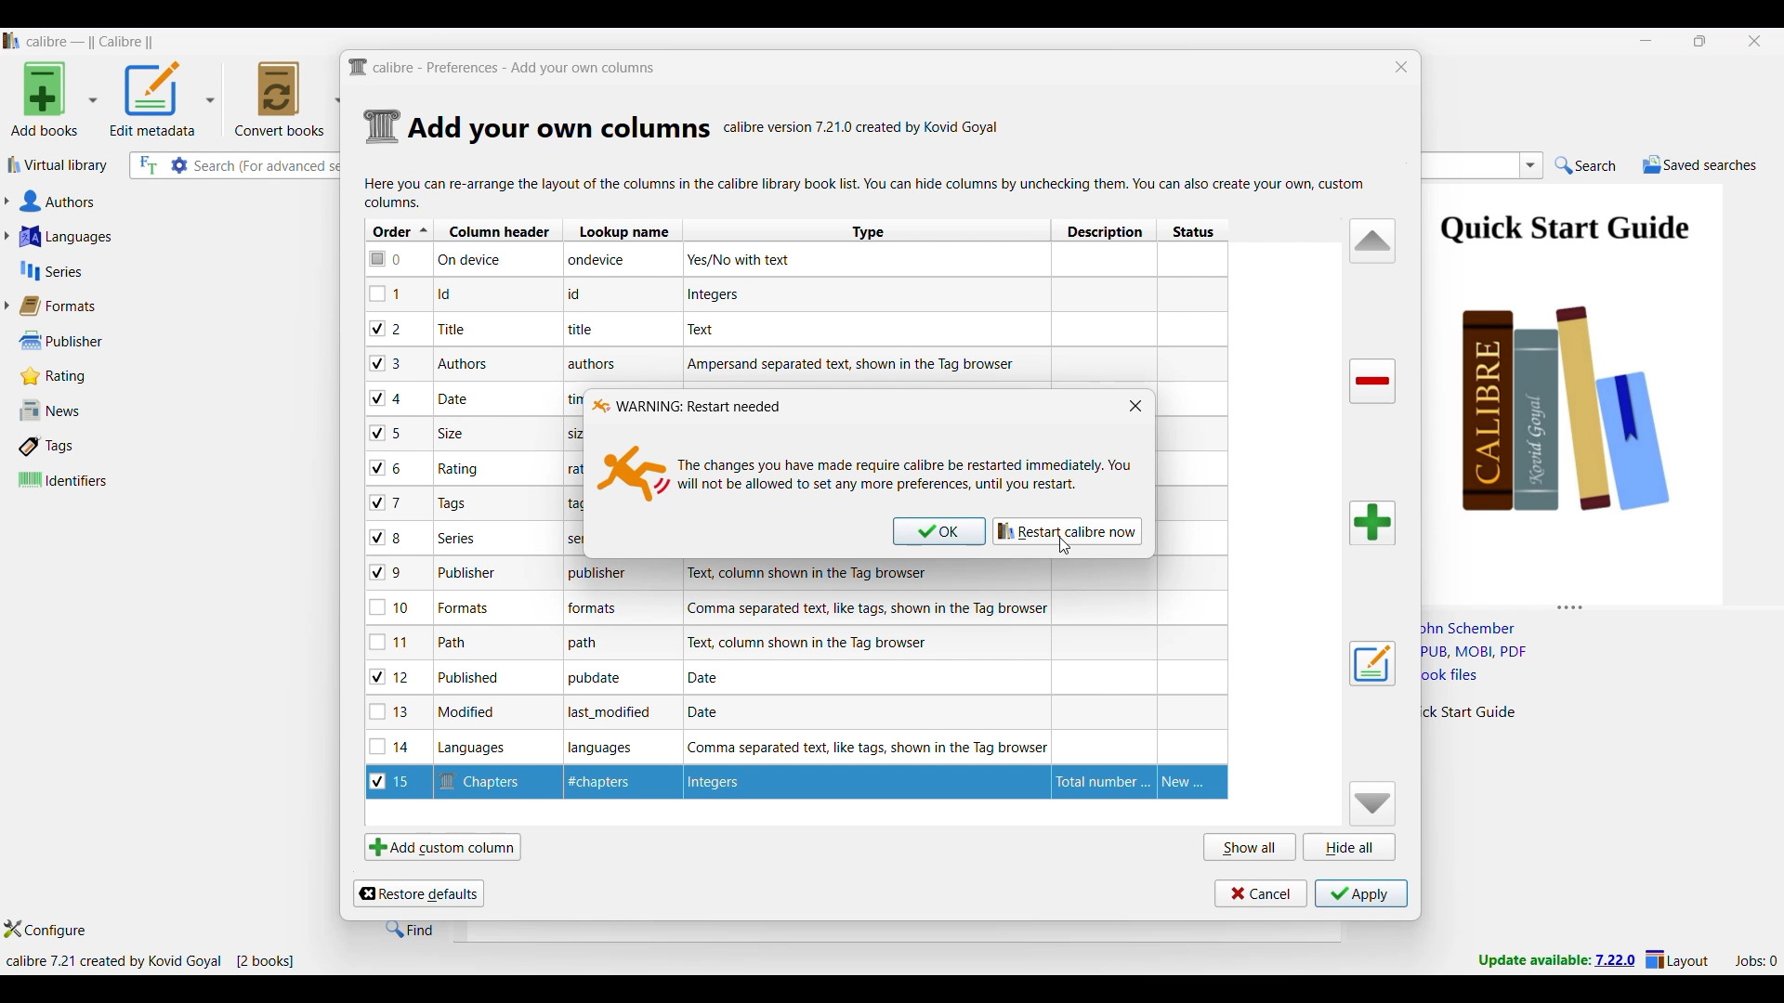 The width and height of the screenshot is (1784, 1003). I want to click on Configure, so click(46, 929).